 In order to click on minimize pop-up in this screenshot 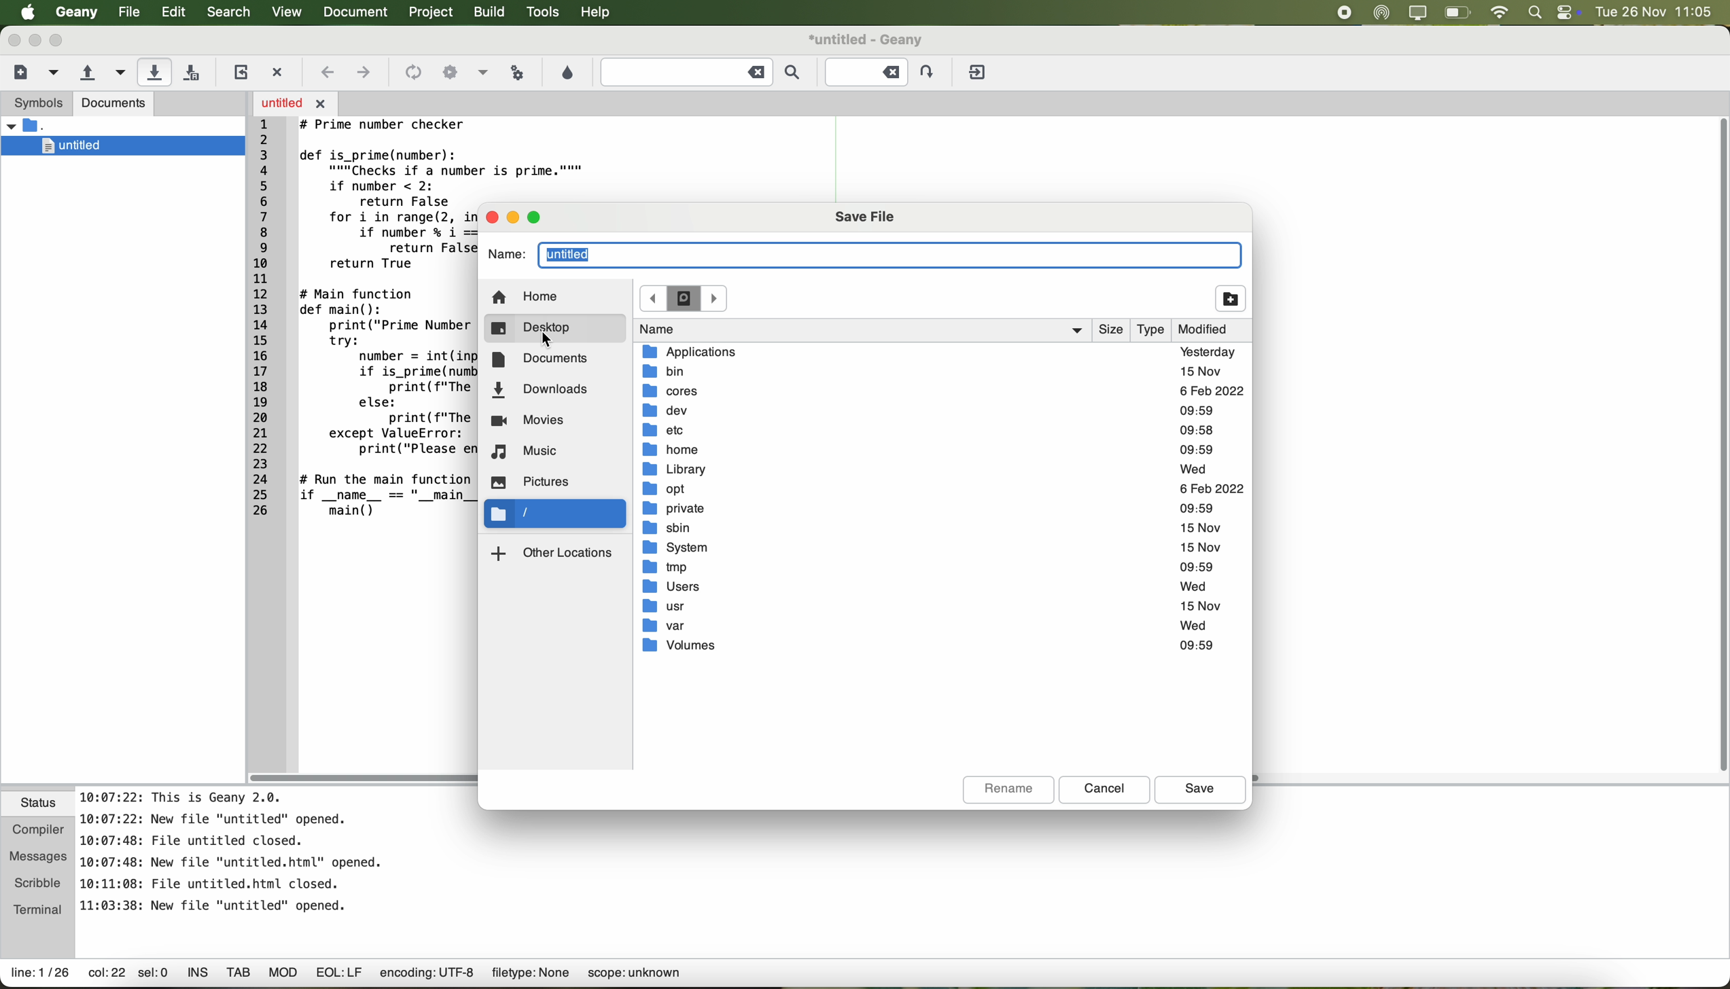, I will do `click(514, 217)`.